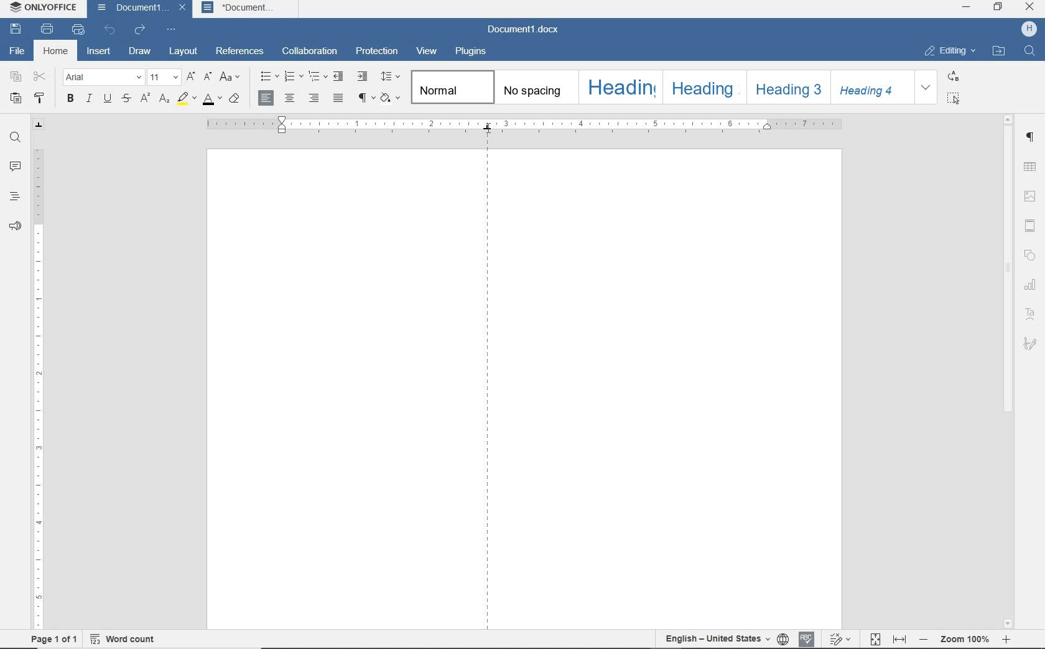 The height and width of the screenshot is (649, 1045). Describe the element at coordinates (953, 76) in the screenshot. I see `REPLACE` at that location.